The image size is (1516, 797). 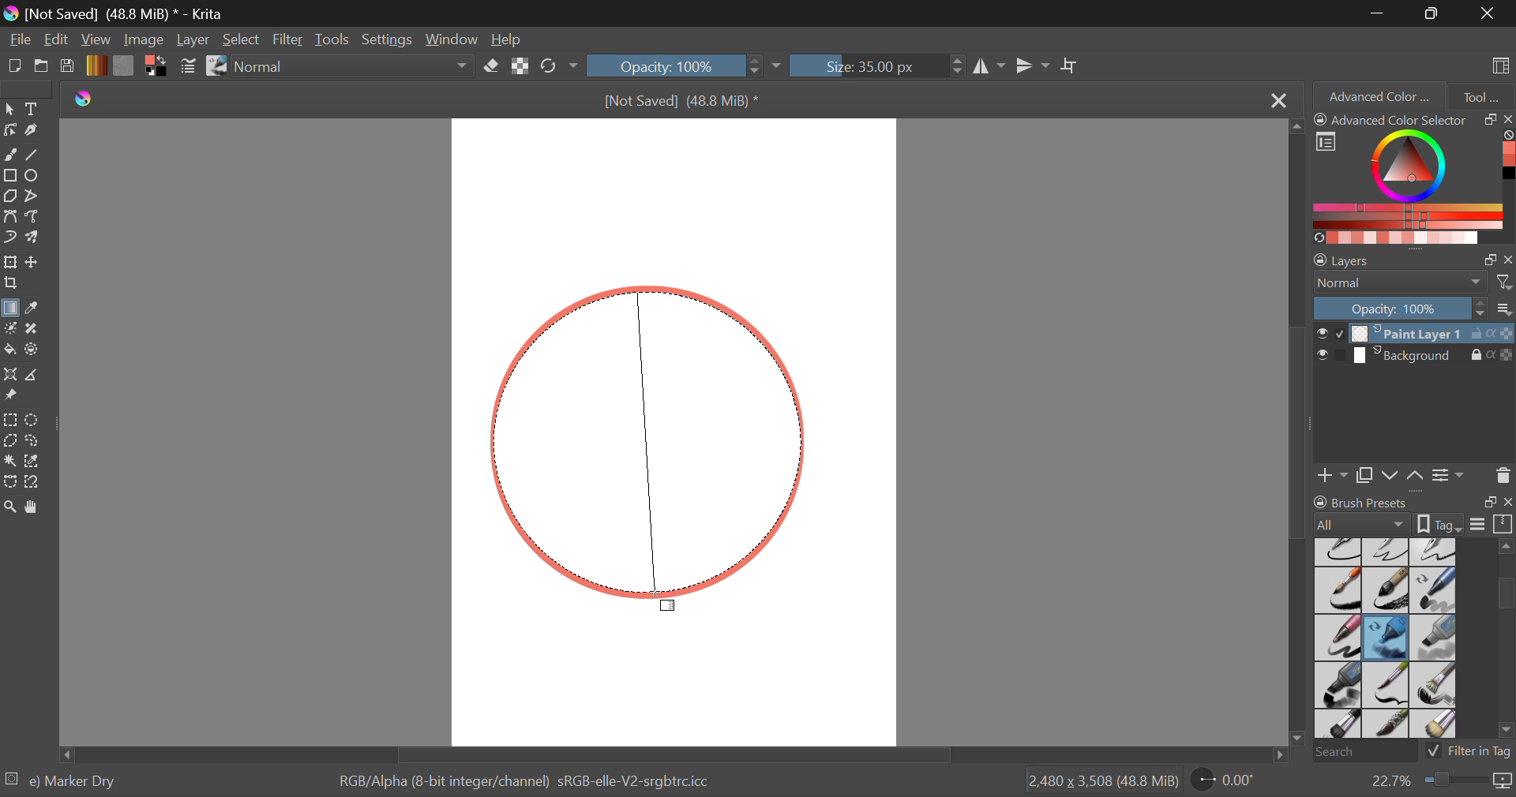 What do you see at coordinates (1378, 95) in the screenshot?
I see `Advanced Color Selector Tab Open` at bounding box center [1378, 95].